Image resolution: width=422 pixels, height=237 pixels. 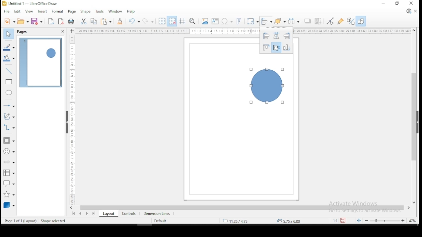 What do you see at coordinates (193, 21) in the screenshot?
I see `zoom and pan` at bounding box center [193, 21].